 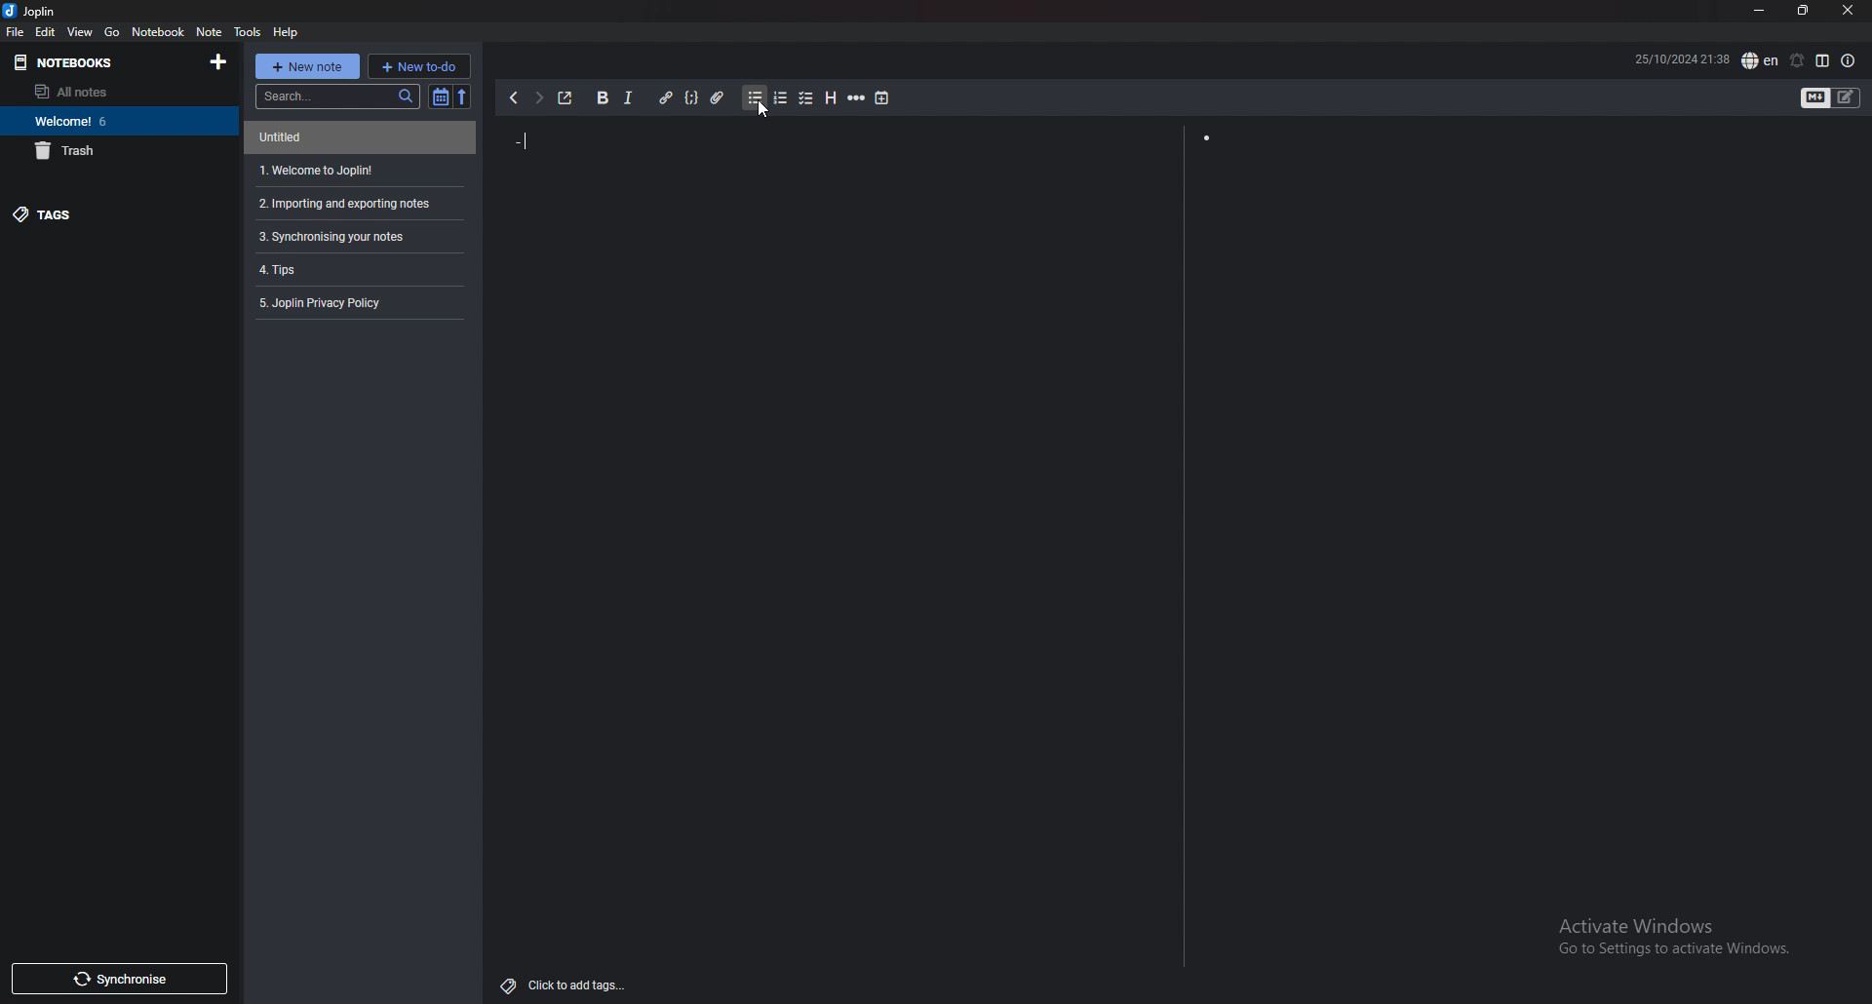 I want to click on Welcome to Joplin, so click(x=318, y=168).